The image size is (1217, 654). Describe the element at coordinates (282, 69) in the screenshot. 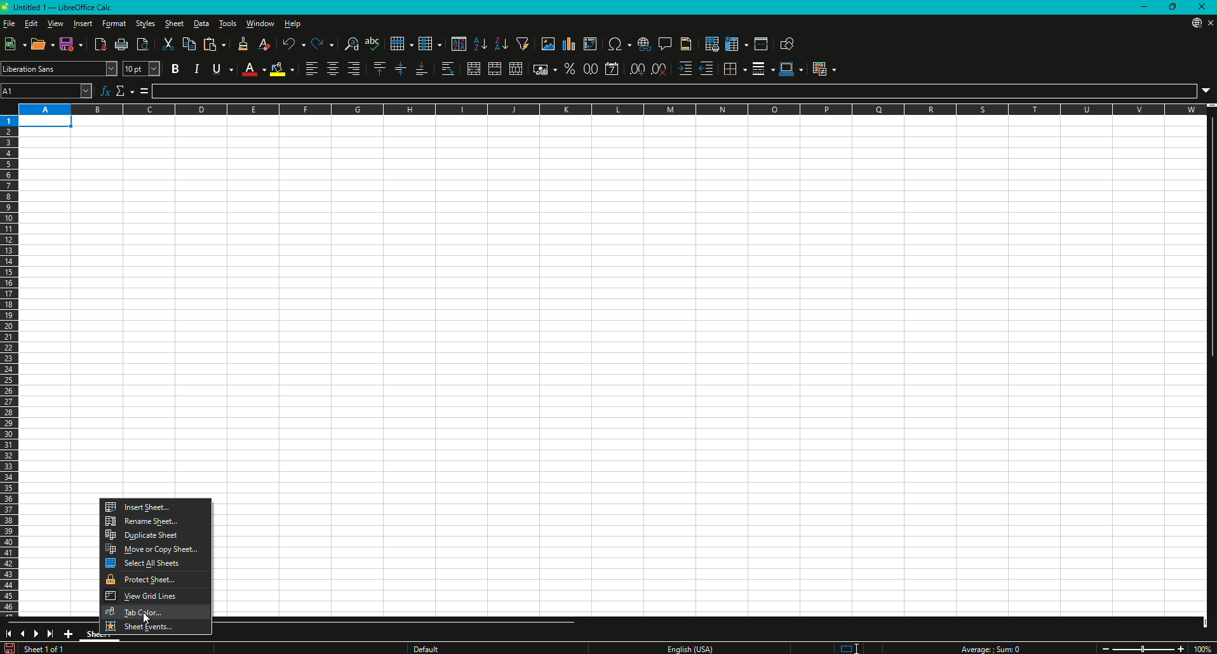

I see `Background Color` at that location.